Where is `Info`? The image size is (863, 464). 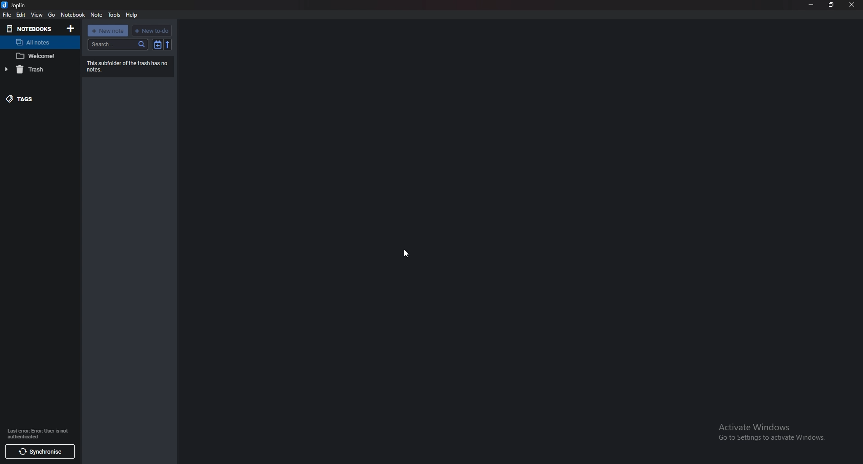 Info is located at coordinates (40, 433).